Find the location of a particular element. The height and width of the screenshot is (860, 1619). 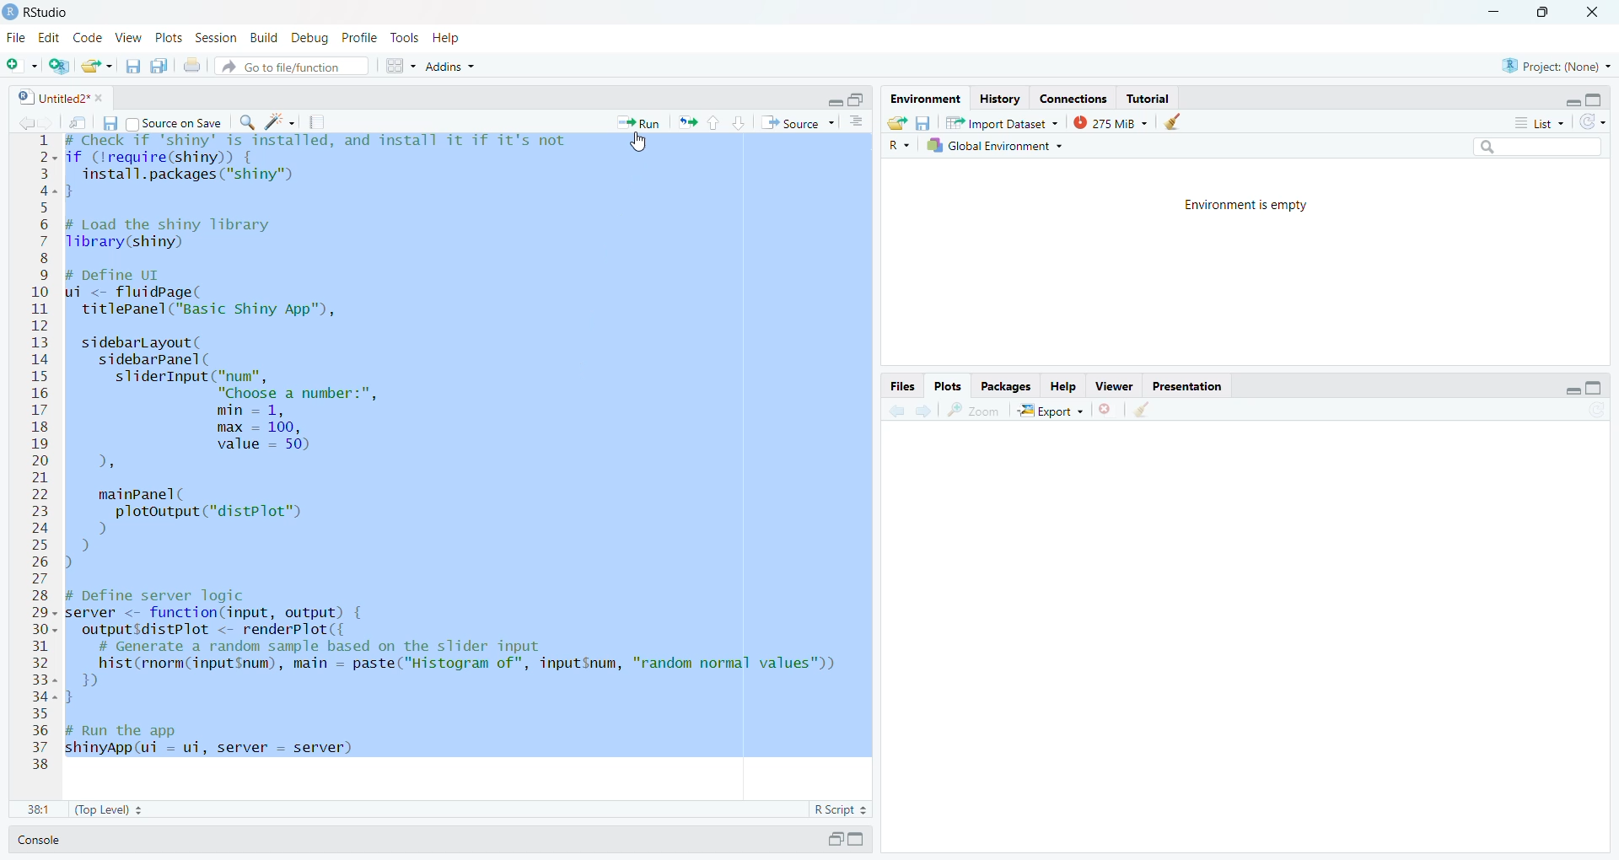

R Script is located at coordinates (839, 809).